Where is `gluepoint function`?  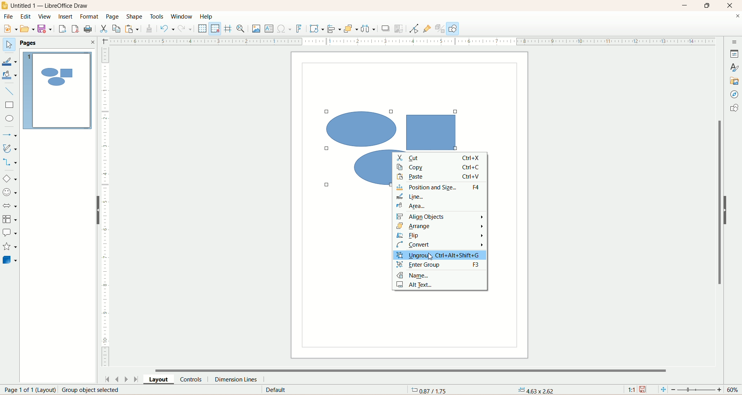
gluepoint function is located at coordinates (426, 29).